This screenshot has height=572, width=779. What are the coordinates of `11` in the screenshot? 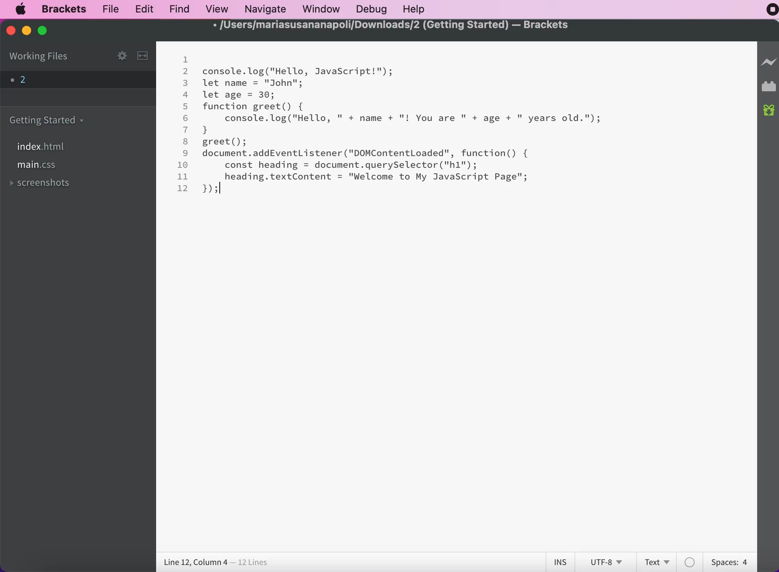 It's located at (183, 177).